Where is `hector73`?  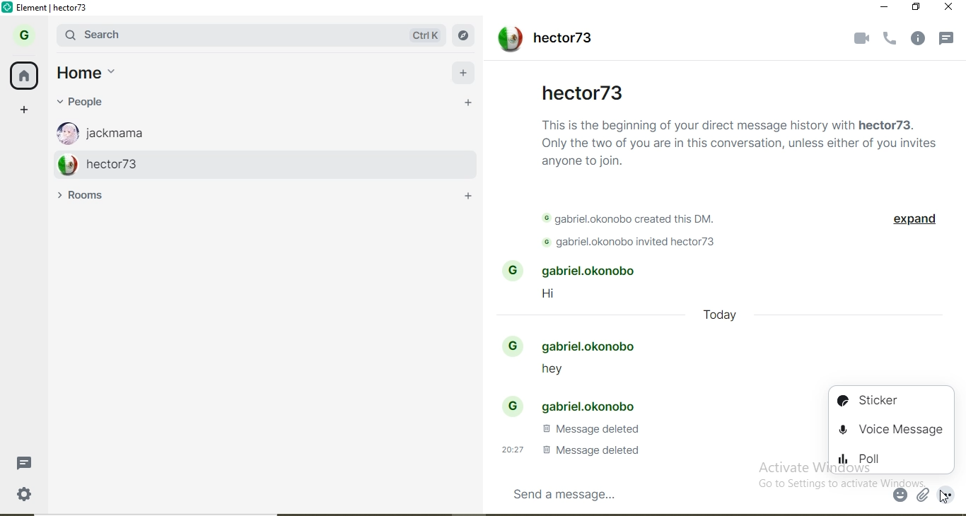
hector73 is located at coordinates (252, 163).